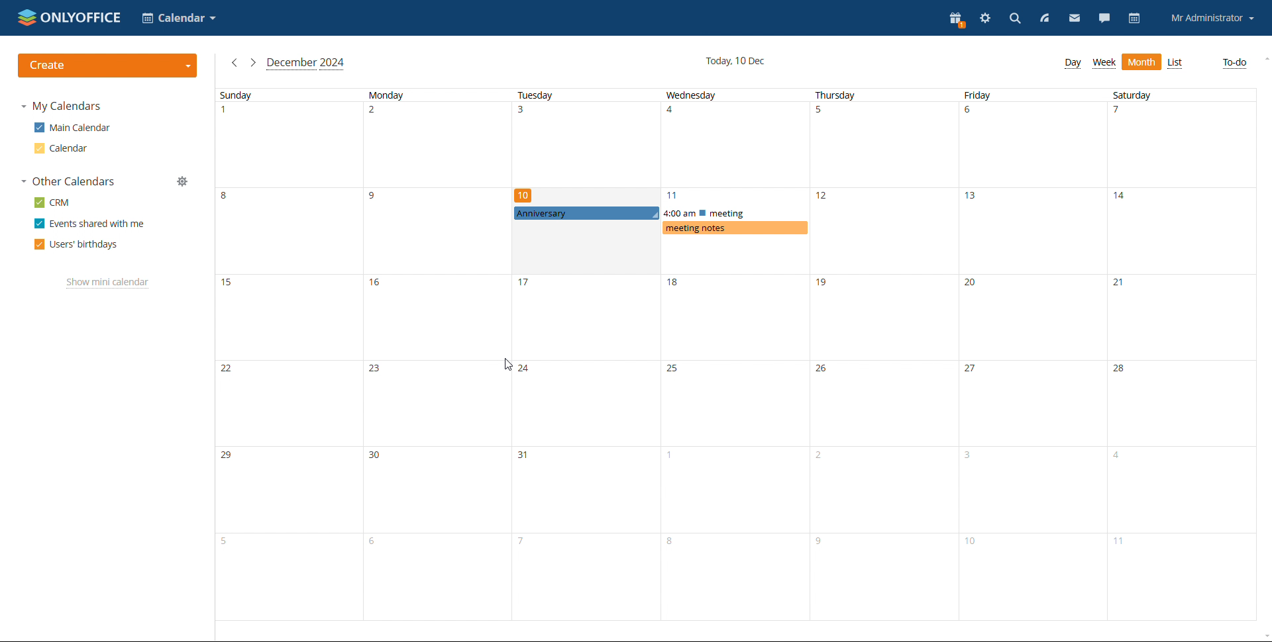  I want to click on scheduled events, so click(662, 212).